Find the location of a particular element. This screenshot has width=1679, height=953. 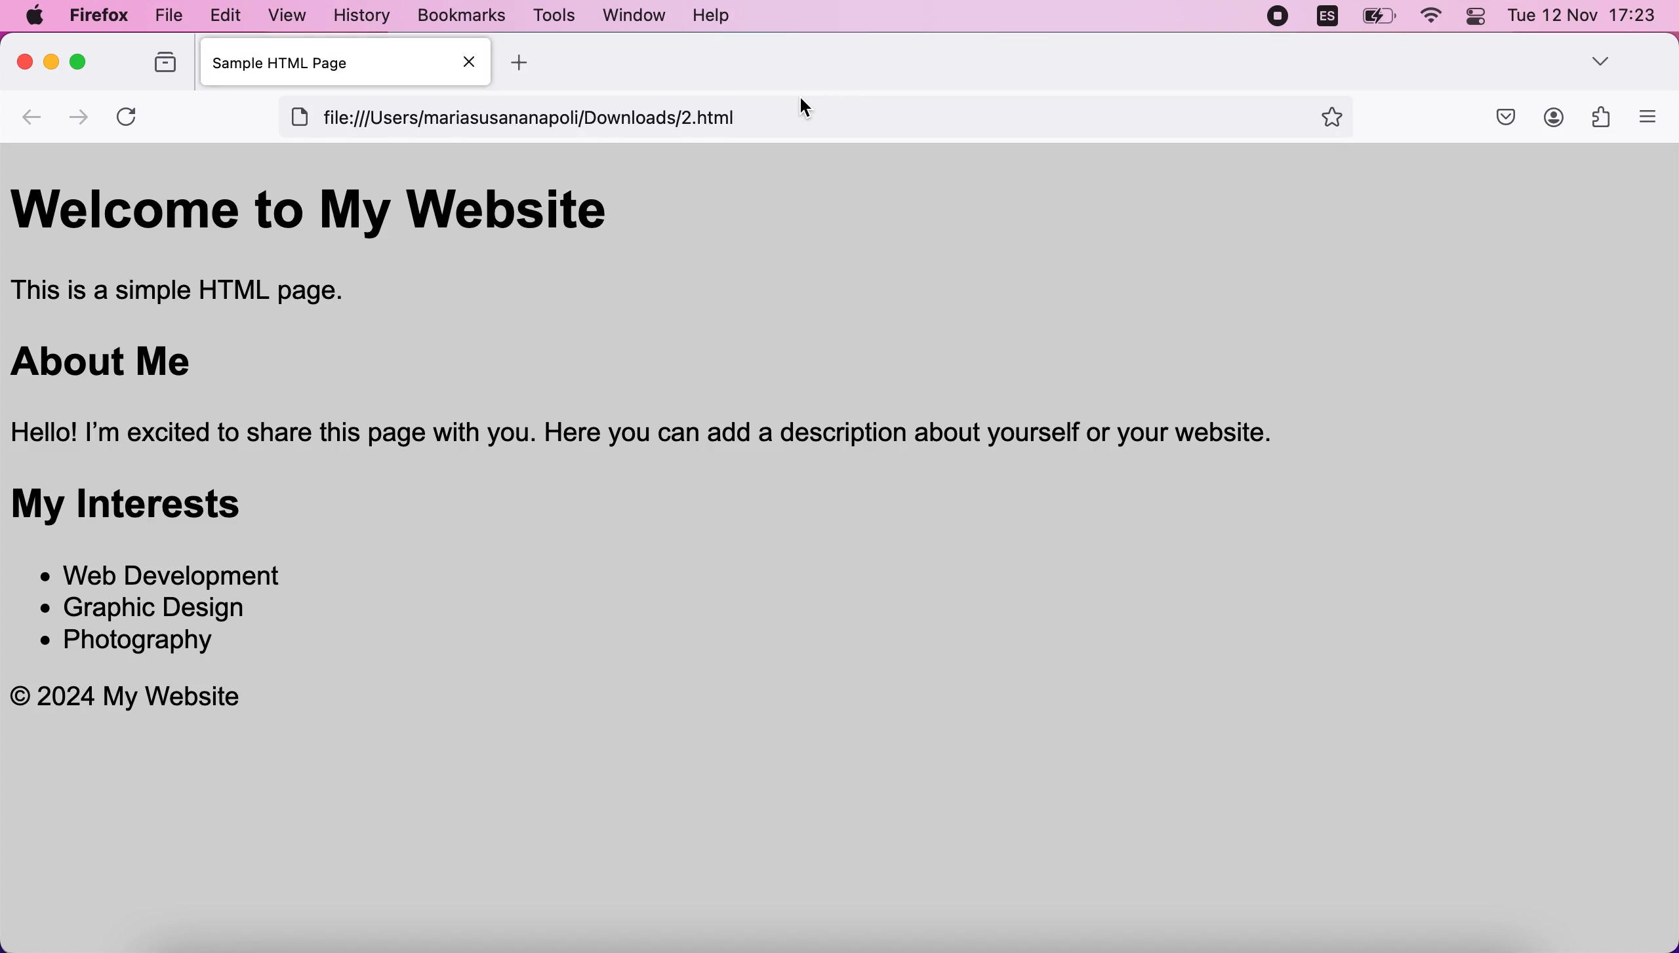

save to pocket is located at coordinates (1504, 119).